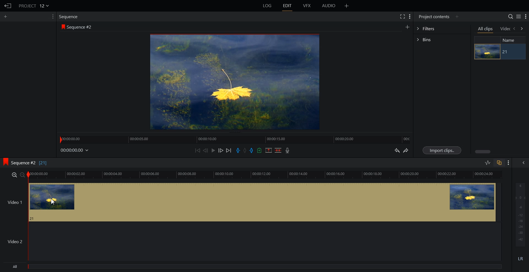 This screenshot has width=529, height=272. Describe the element at coordinates (54, 202) in the screenshot. I see `cursor` at that location.